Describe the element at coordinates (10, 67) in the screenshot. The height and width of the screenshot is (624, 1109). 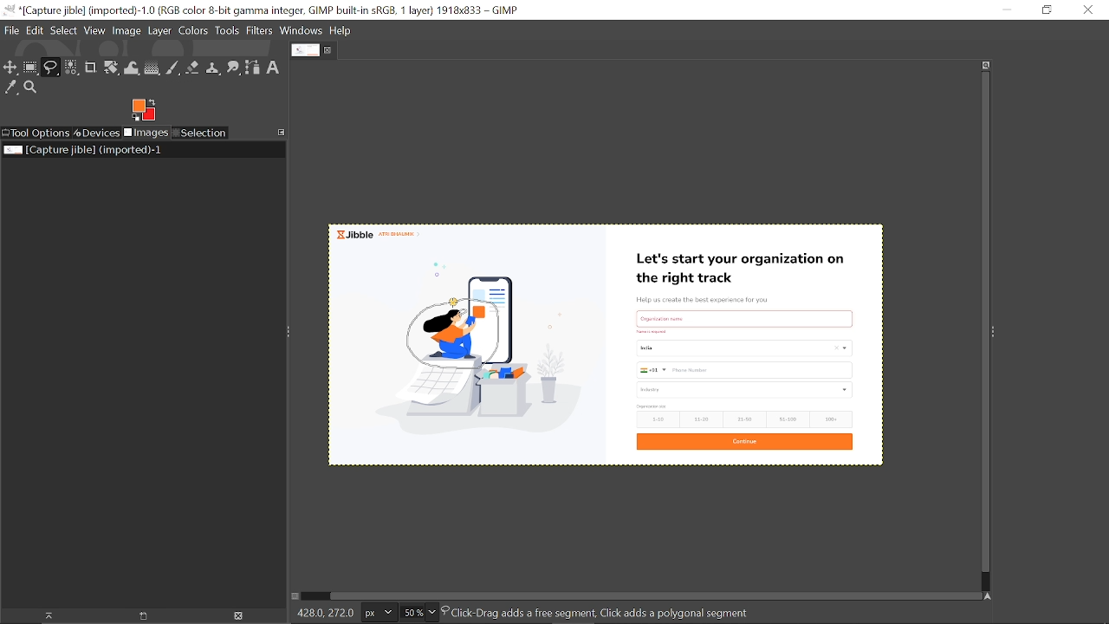
I see `Move tool` at that location.